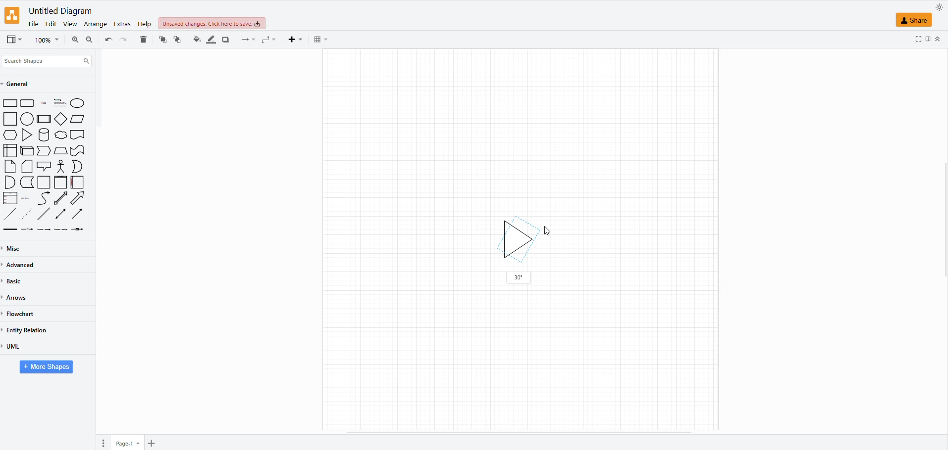  Describe the element at coordinates (44, 198) in the screenshot. I see `Curved Arrow` at that location.